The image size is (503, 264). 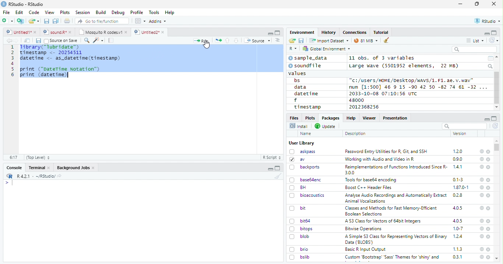 What do you see at coordinates (387, 40) in the screenshot?
I see `clear workspace` at bounding box center [387, 40].